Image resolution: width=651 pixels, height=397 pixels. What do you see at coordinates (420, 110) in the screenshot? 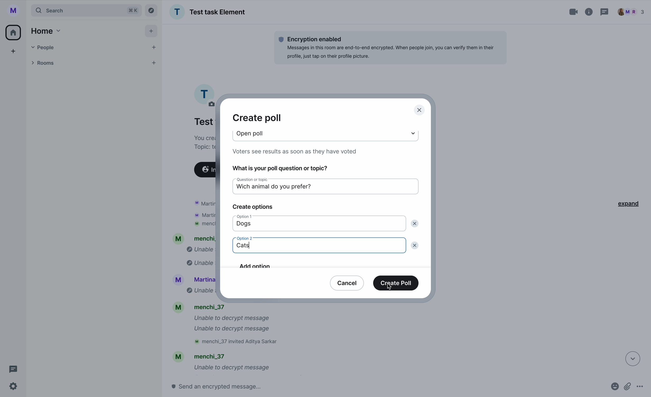
I see `close pop-up` at bounding box center [420, 110].